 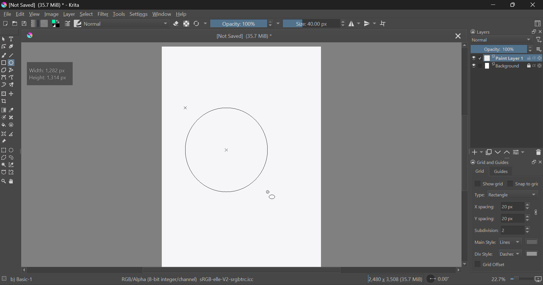 What do you see at coordinates (4, 134) in the screenshot?
I see `Assistant Tool` at bounding box center [4, 134].